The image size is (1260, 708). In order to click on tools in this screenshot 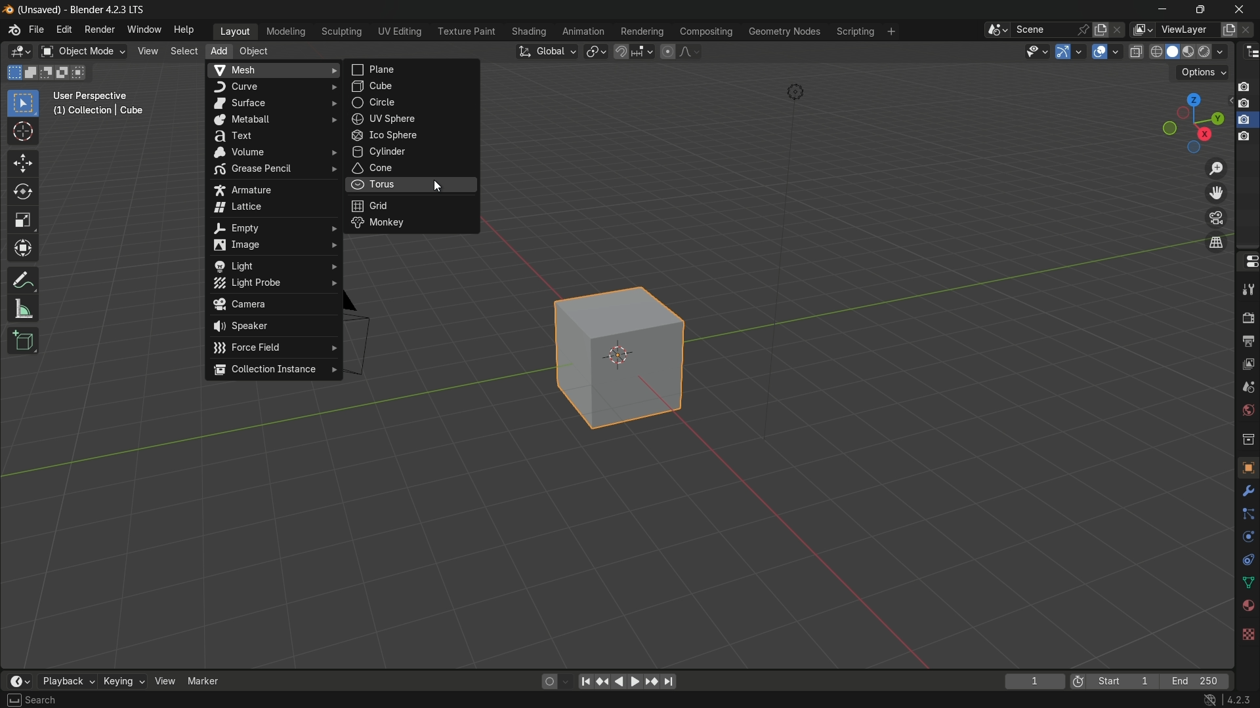, I will do `click(1248, 287)`.